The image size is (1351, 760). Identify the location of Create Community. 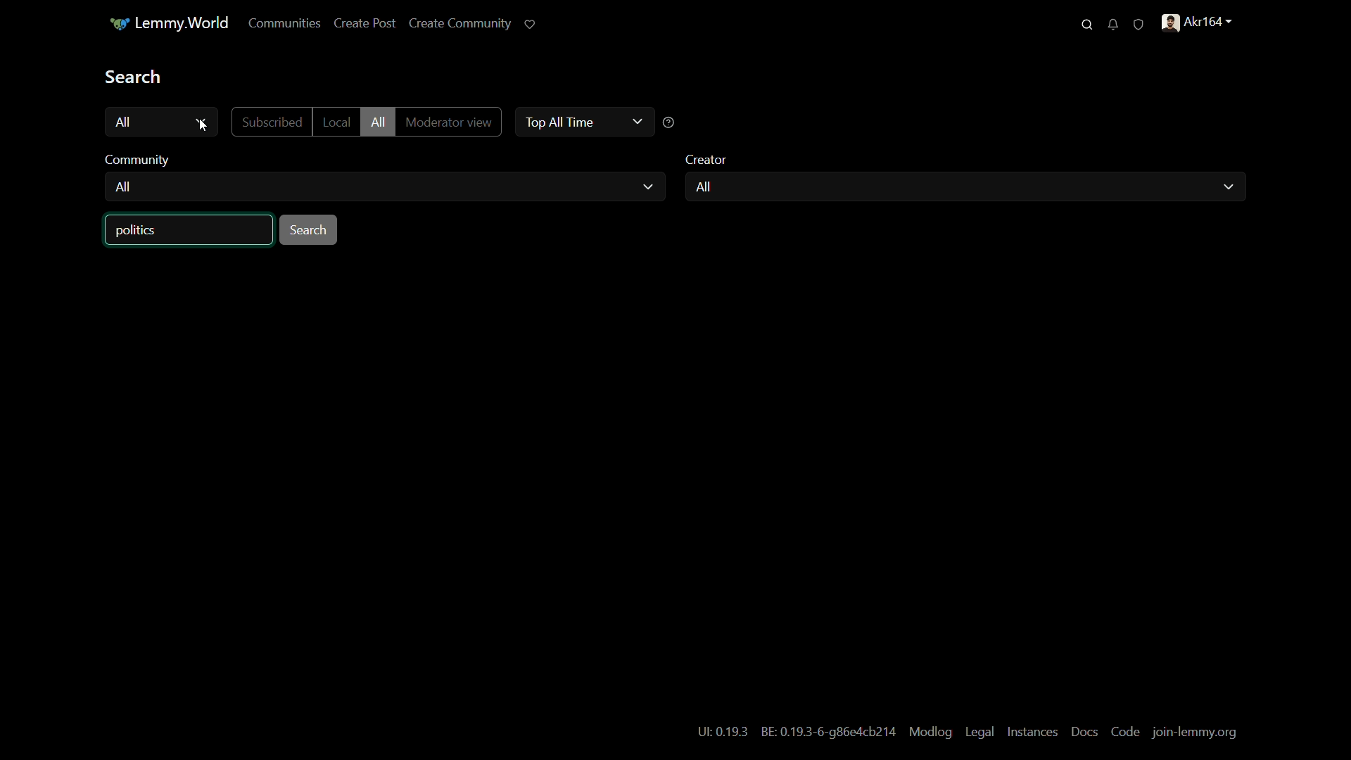
(460, 22).